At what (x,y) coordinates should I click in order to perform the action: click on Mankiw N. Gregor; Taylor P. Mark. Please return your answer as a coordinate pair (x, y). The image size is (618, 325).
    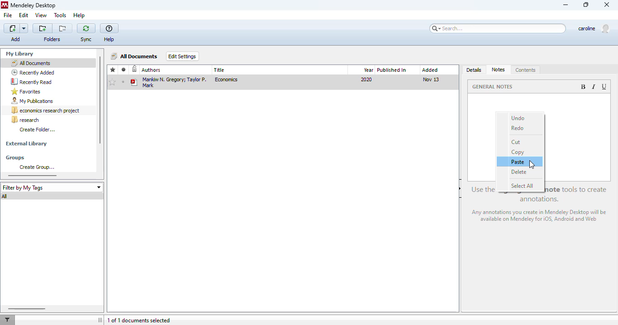
    Looking at the image, I should click on (169, 82).